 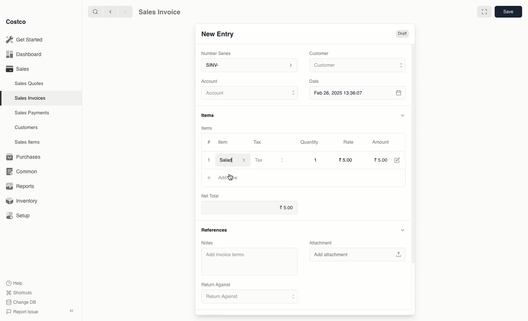 What do you see at coordinates (383, 142) in the screenshot?
I see `Amount` at bounding box center [383, 142].